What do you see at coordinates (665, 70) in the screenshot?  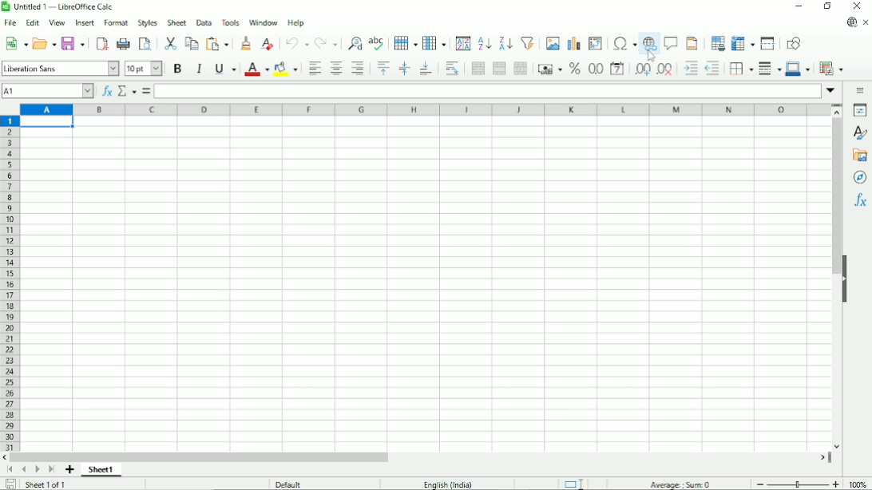 I see `Delete decimal place` at bounding box center [665, 70].